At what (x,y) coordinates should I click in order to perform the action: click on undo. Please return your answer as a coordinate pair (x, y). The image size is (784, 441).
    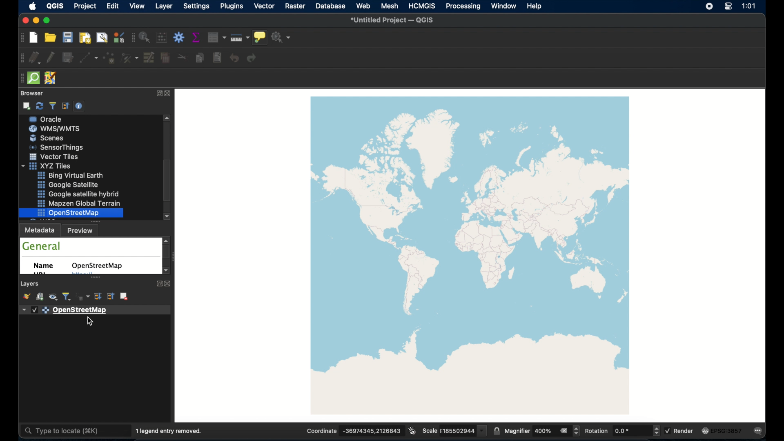
    Looking at the image, I should click on (234, 58).